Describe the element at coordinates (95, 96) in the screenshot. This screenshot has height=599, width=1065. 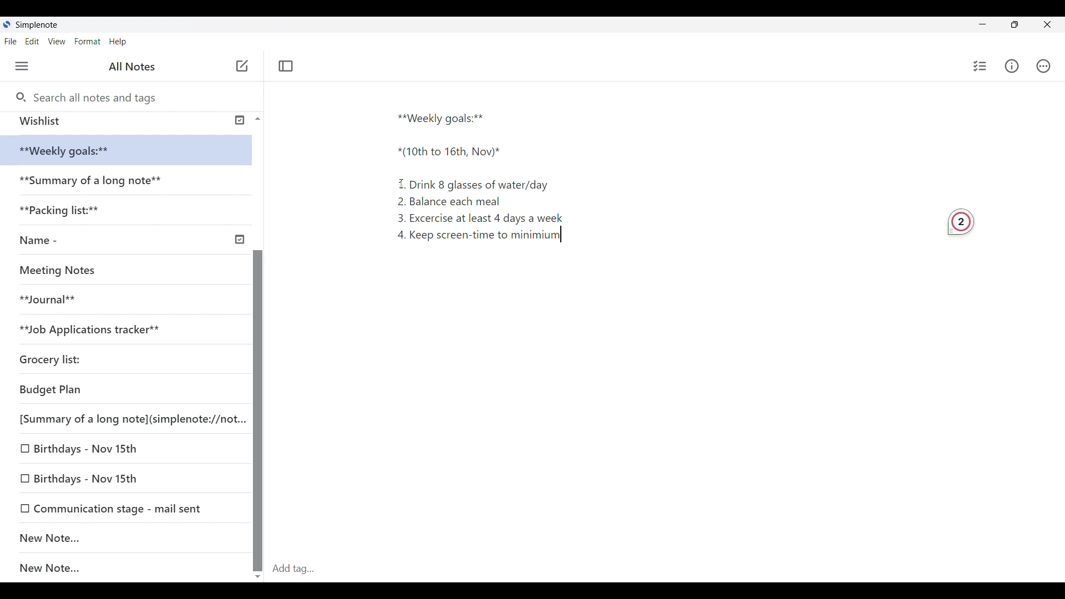
I see `Search all notes and tags` at that location.